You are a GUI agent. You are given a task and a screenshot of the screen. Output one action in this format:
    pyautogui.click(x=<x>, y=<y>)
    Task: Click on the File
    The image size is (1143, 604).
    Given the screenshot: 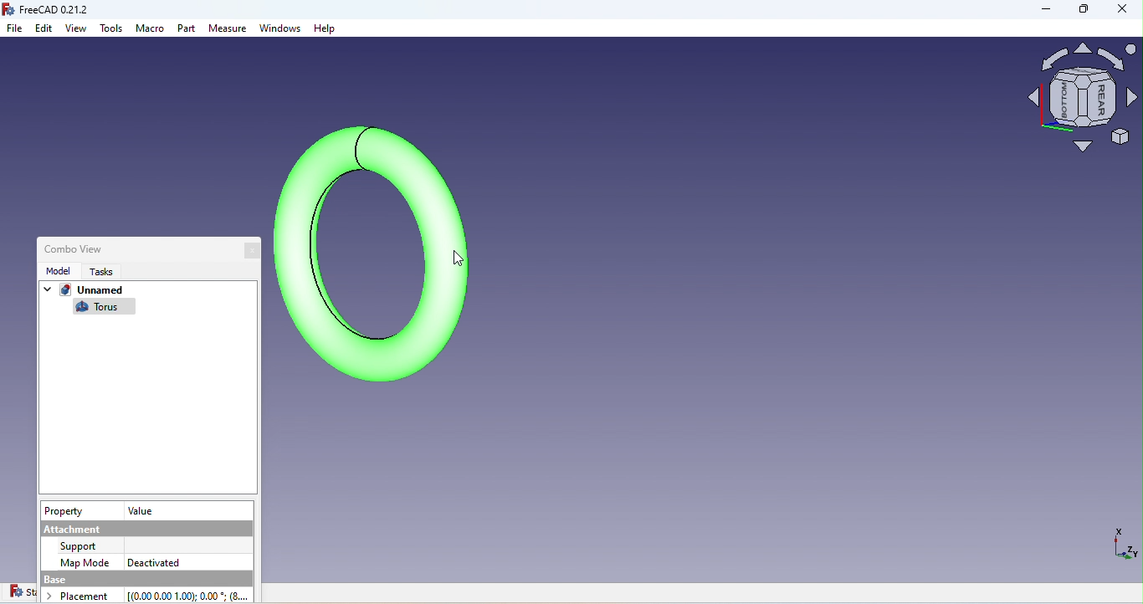 What is the action you would take?
    pyautogui.click(x=16, y=29)
    